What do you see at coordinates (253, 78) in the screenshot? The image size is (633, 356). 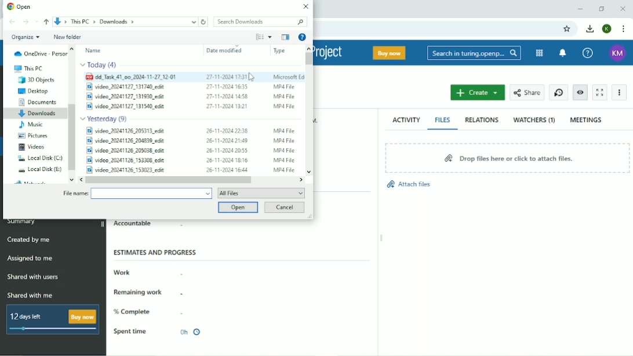 I see `cursor` at bounding box center [253, 78].